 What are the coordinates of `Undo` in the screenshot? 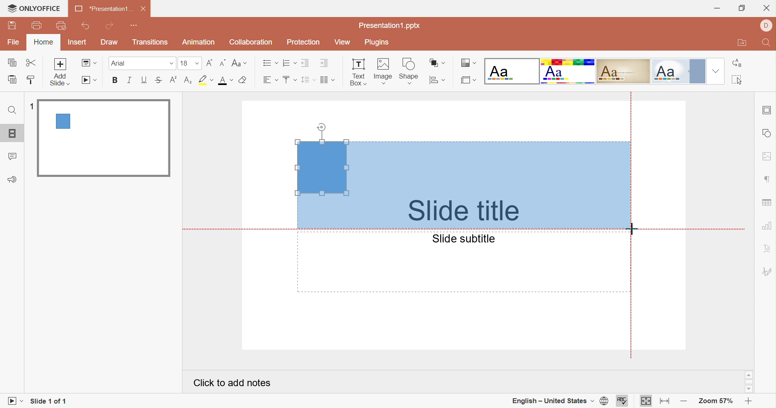 It's located at (86, 26).